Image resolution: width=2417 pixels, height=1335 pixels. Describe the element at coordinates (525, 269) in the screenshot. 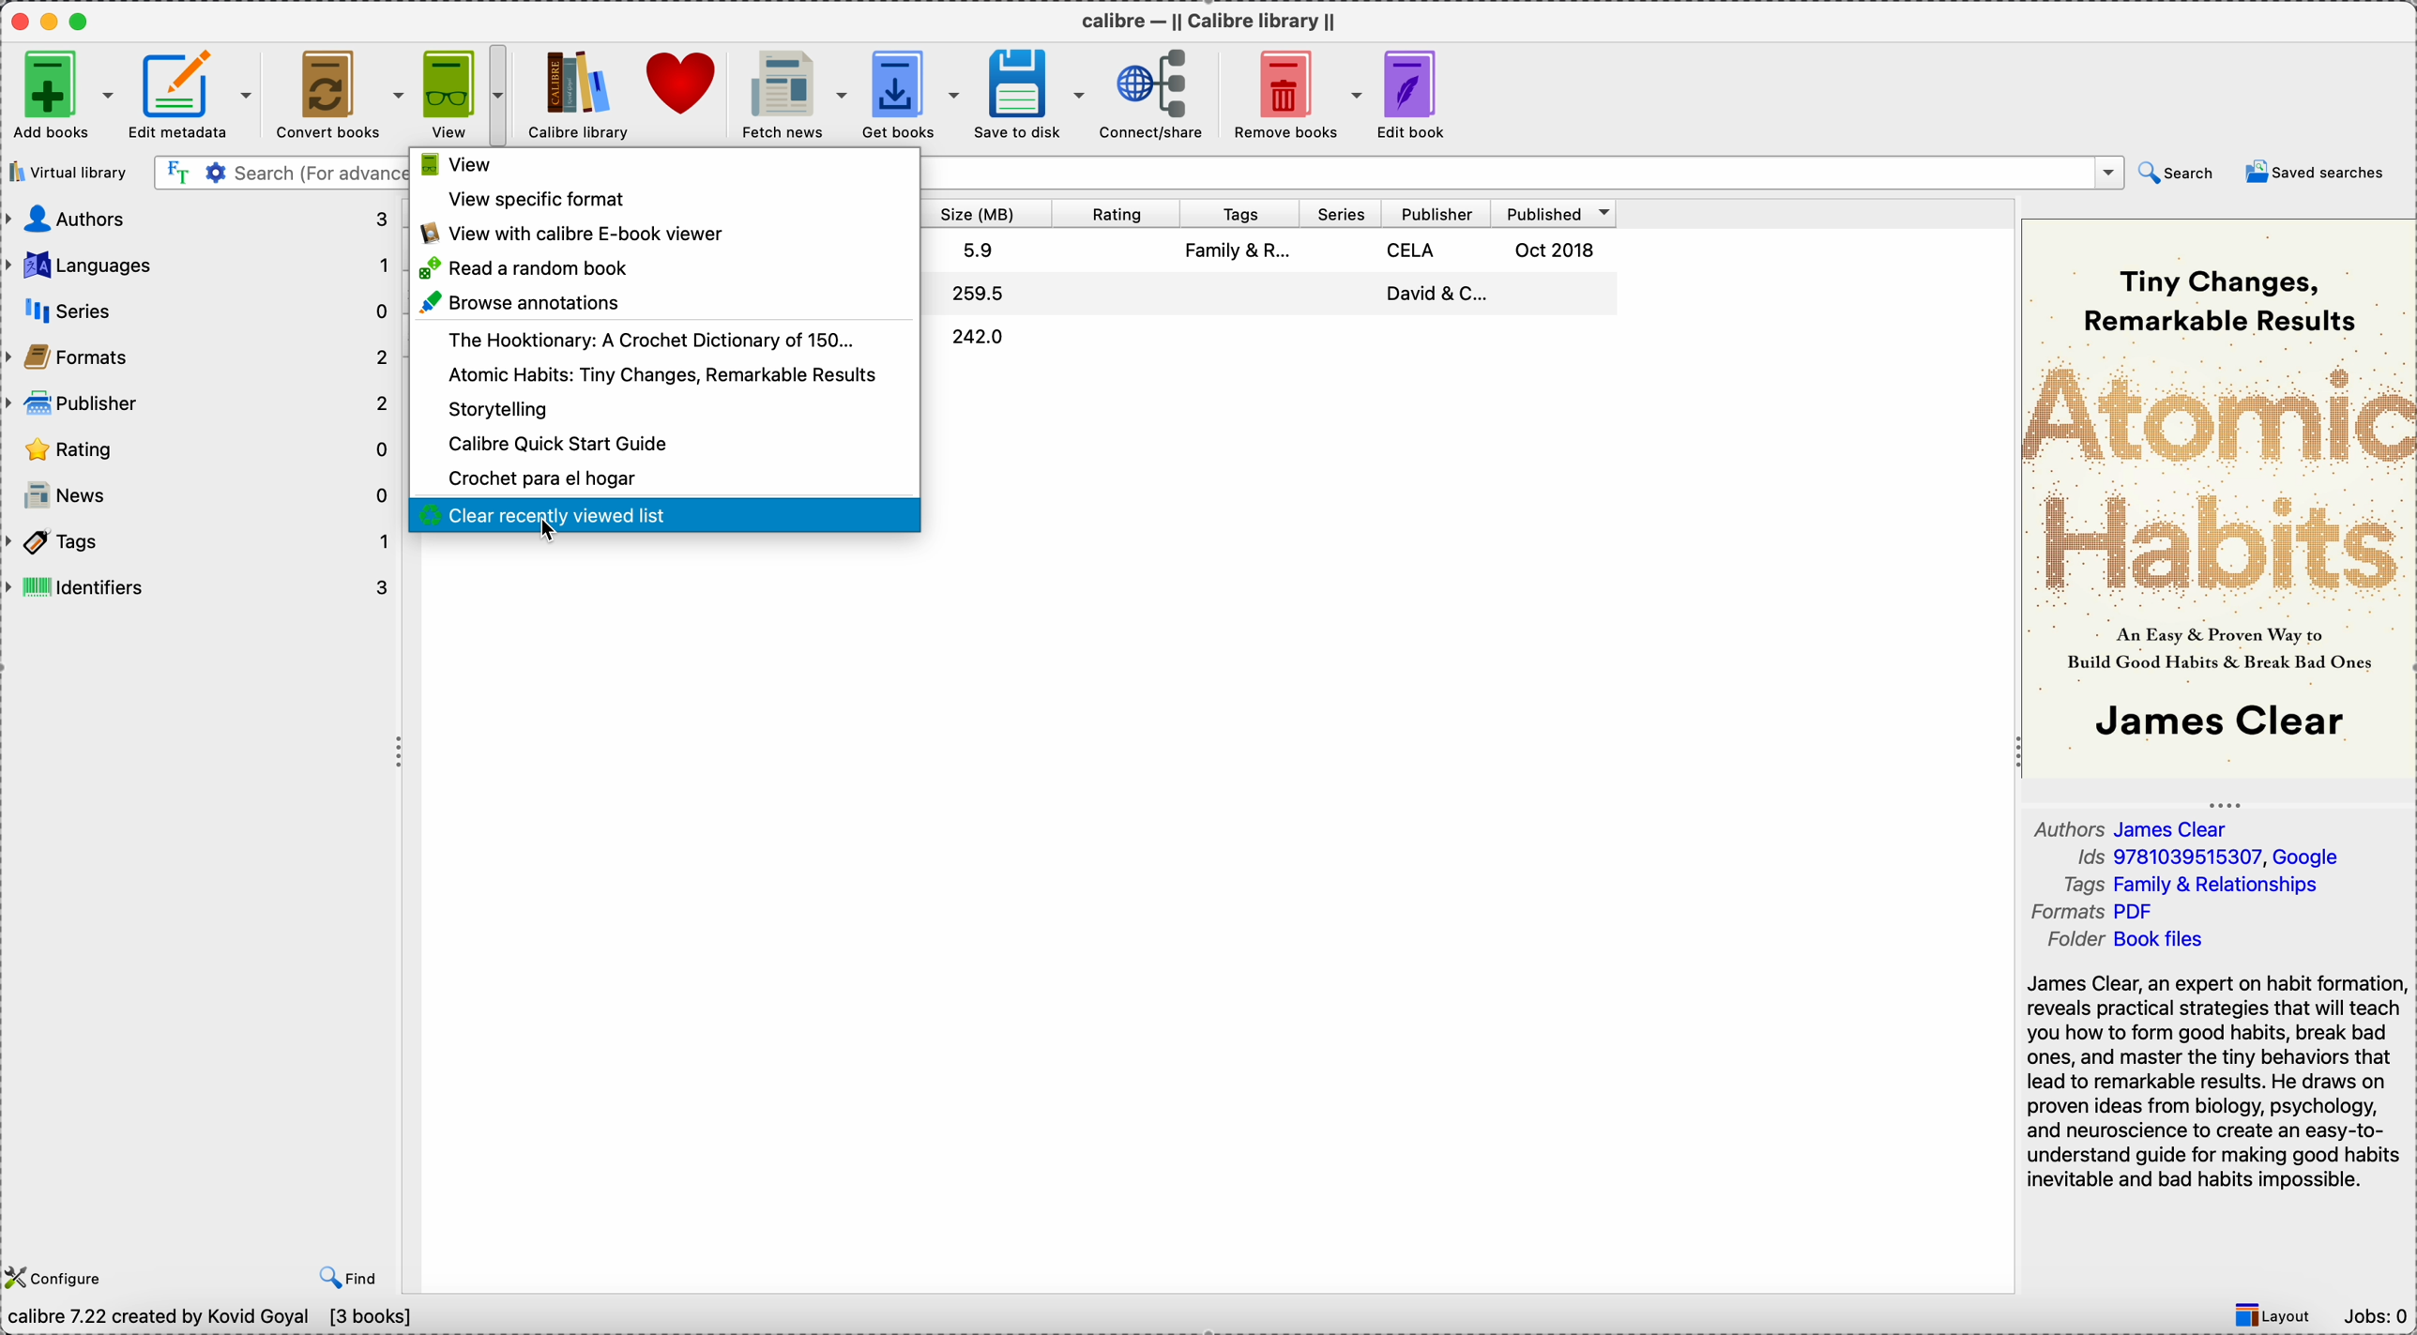

I see `read a random book` at that location.